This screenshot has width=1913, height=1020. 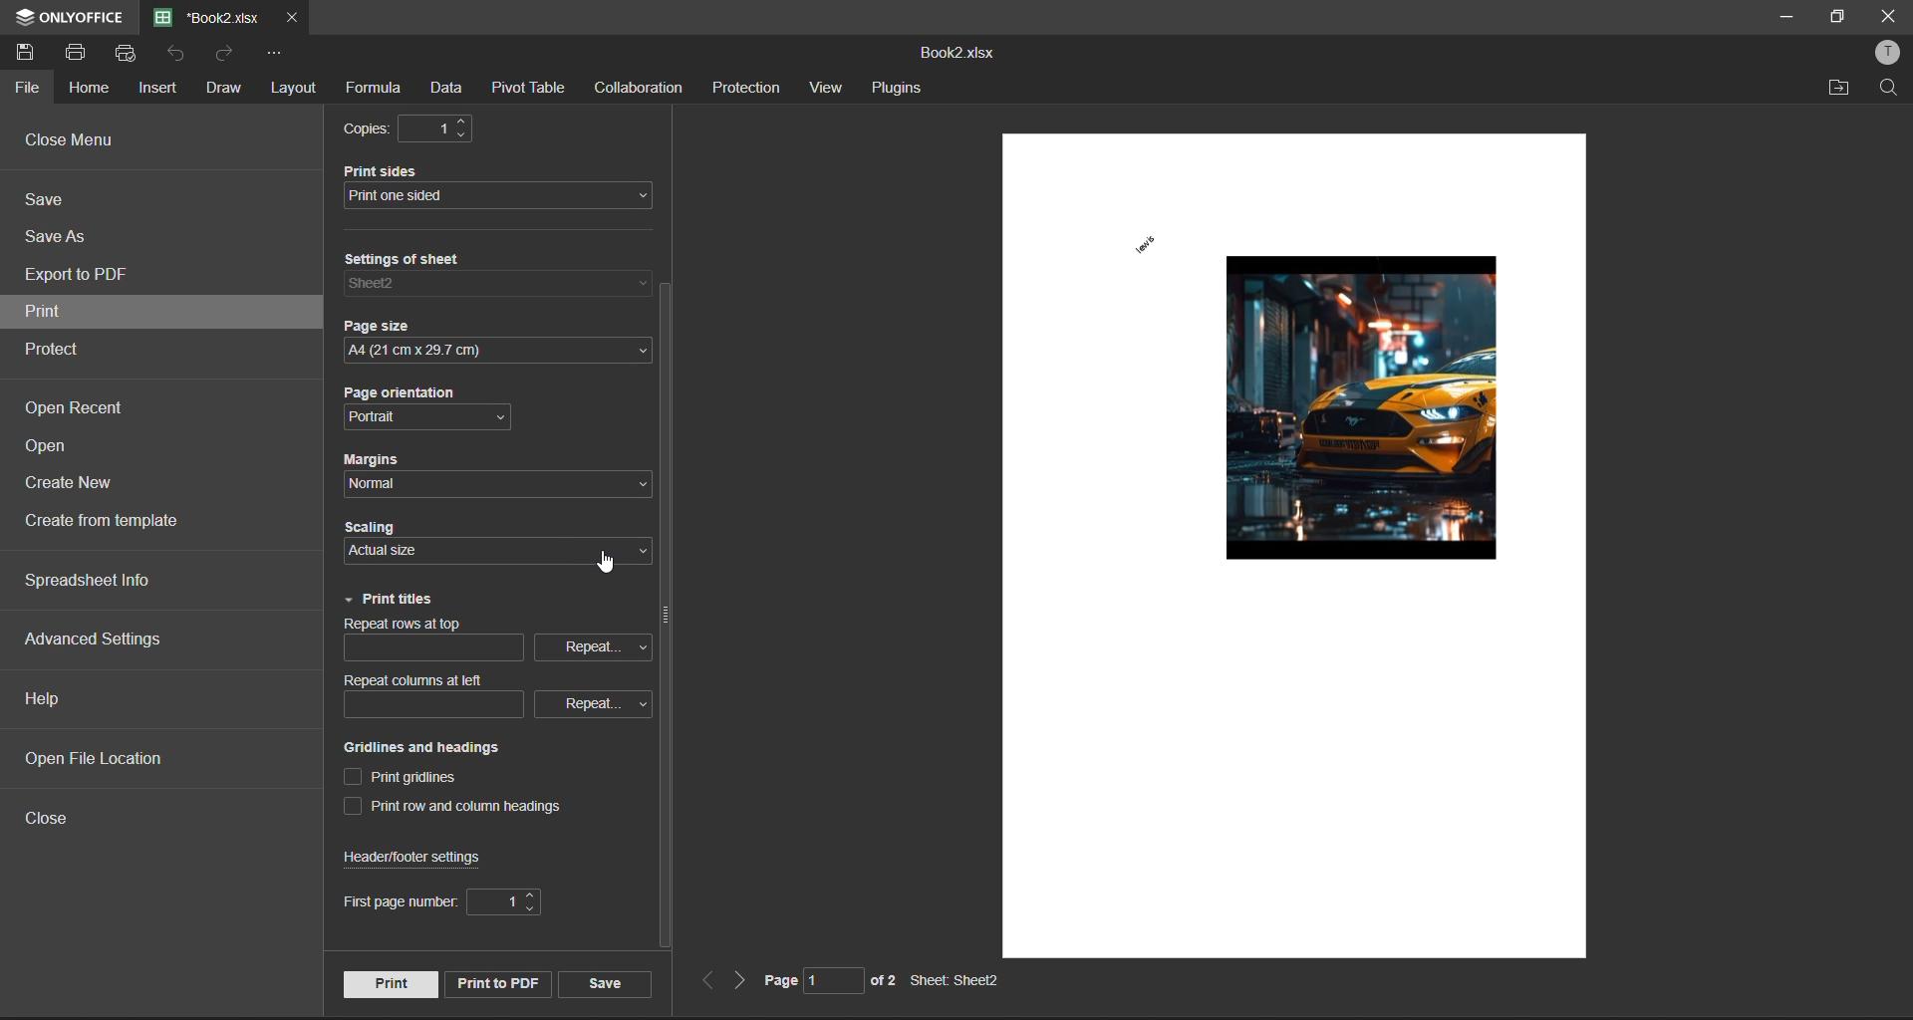 What do you see at coordinates (958, 55) in the screenshot?
I see `file name` at bounding box center [958, 55].